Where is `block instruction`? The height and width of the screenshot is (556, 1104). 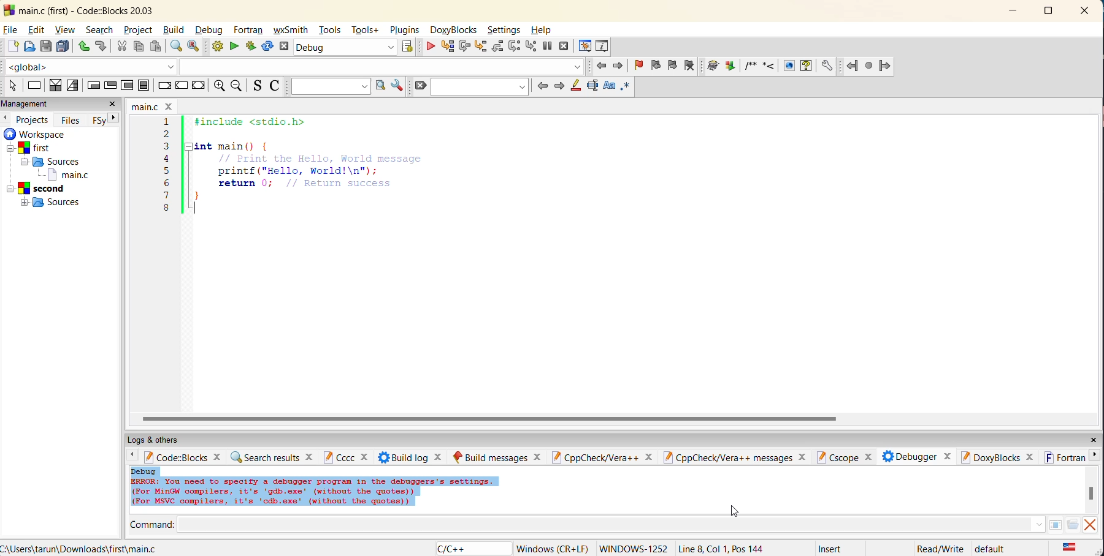 block instruction is located at coordinates (144, 86).